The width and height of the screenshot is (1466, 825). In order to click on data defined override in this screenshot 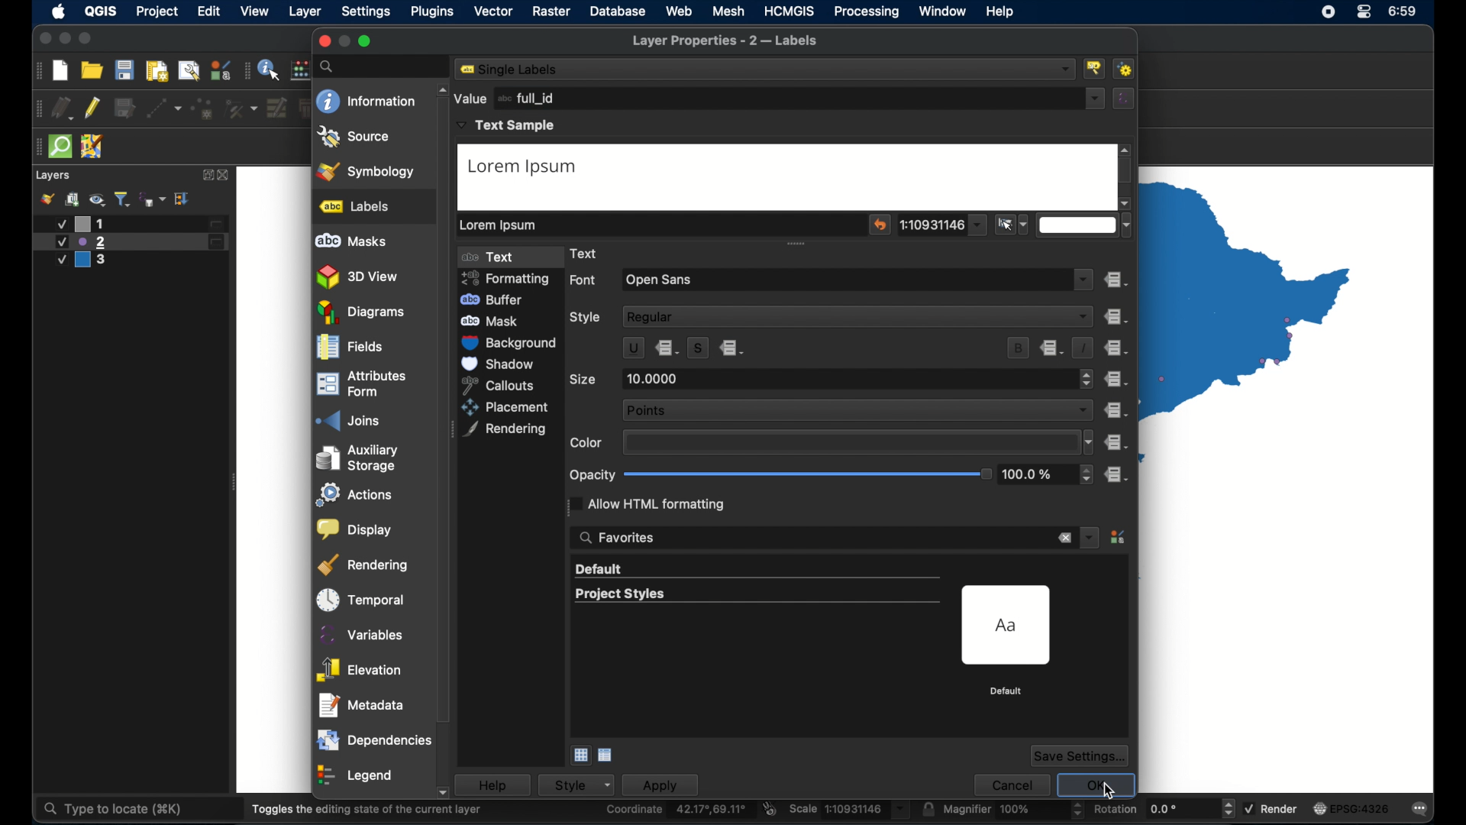, I will do `click(734, 348)`.